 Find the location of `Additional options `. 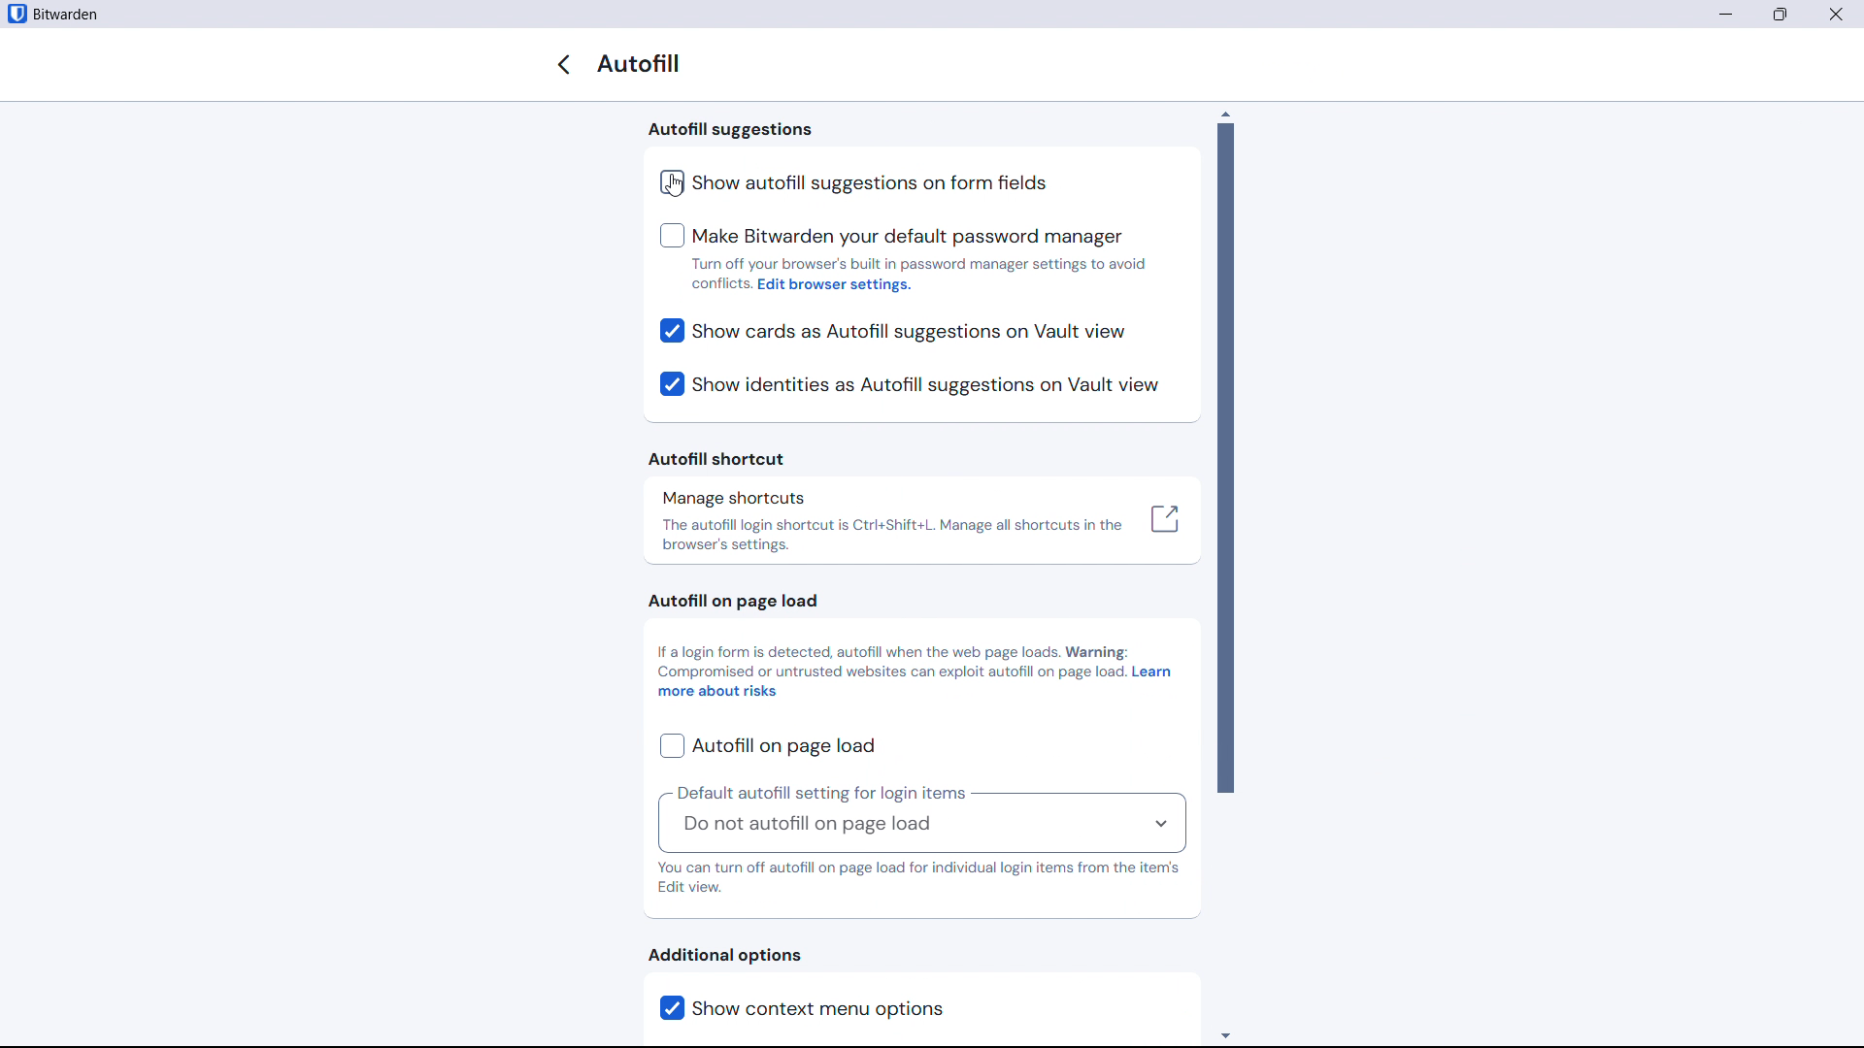

Additional options  is located at coordinates (725, 955).